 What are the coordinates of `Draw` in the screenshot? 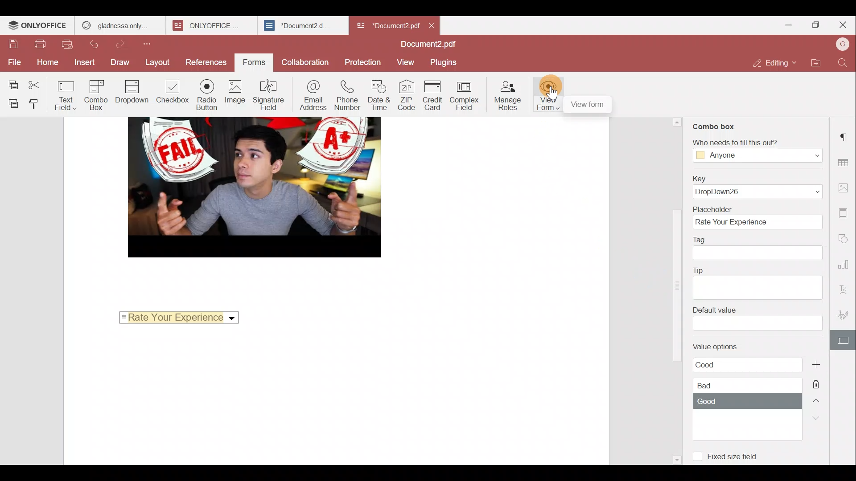 It's located at (121, 63).